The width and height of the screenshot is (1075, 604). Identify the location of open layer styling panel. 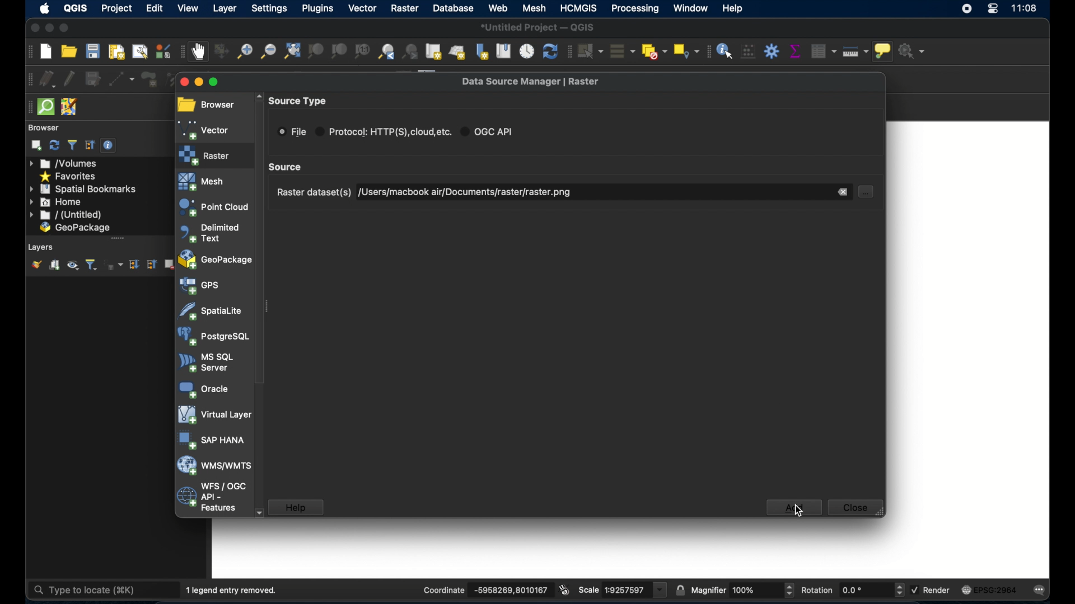
(36, 264).